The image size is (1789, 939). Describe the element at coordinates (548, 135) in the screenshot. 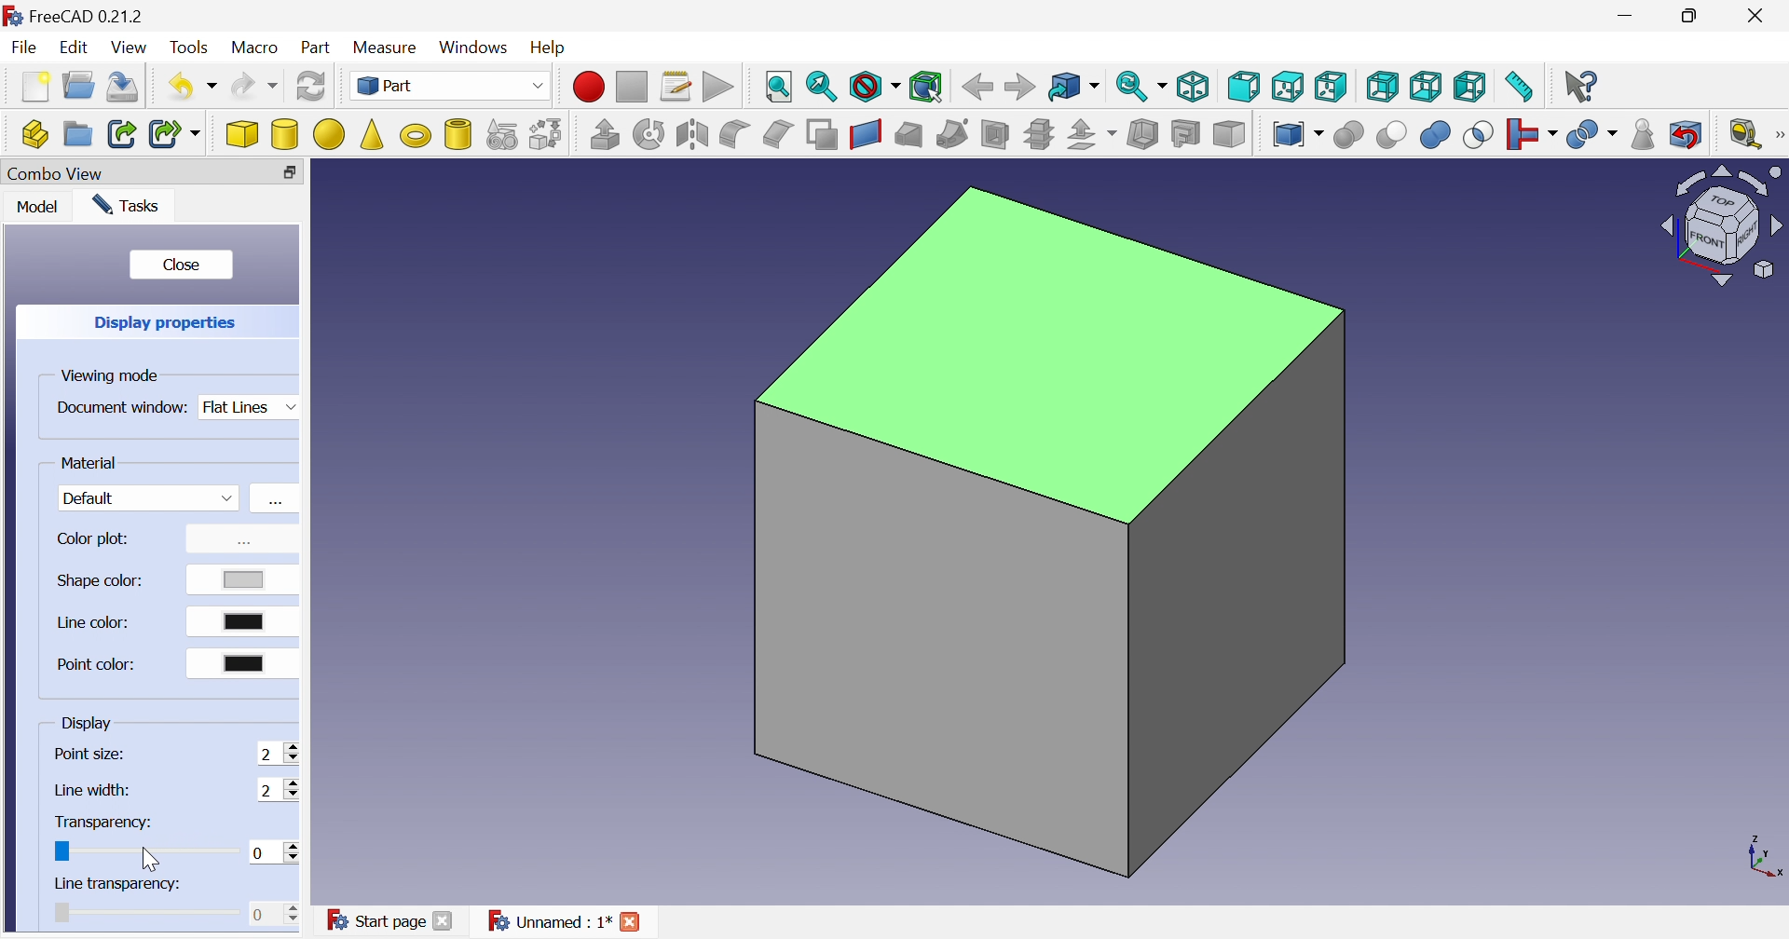

I see `Shape builder` at that location.